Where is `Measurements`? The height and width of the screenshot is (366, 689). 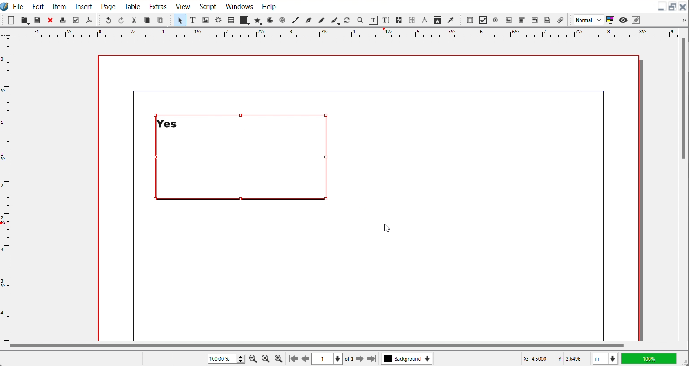
Measurements is located at coordinates (424, 20).